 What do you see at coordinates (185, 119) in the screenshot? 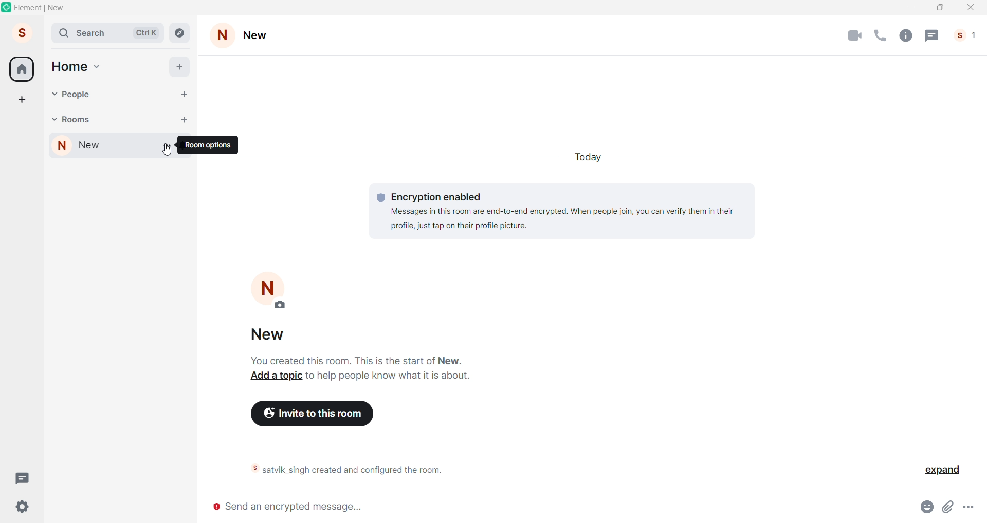
I see `Add Room` at bounding box center [185, 119].